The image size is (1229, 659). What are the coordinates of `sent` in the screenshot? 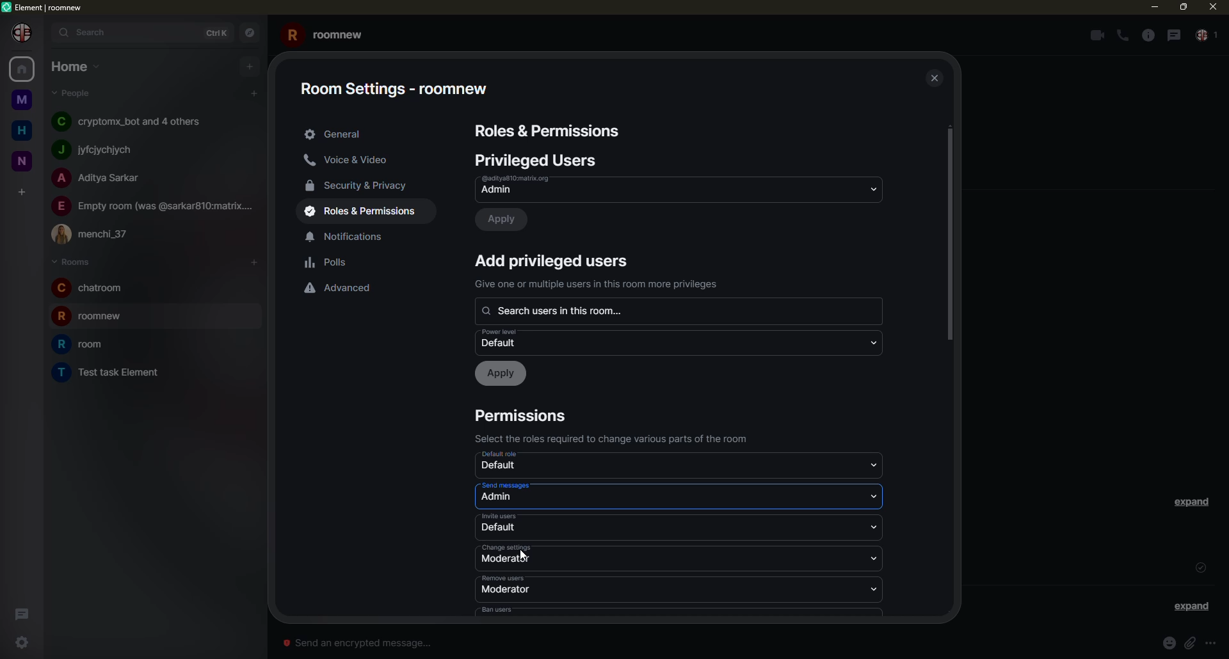 It's located at (1200, 567).